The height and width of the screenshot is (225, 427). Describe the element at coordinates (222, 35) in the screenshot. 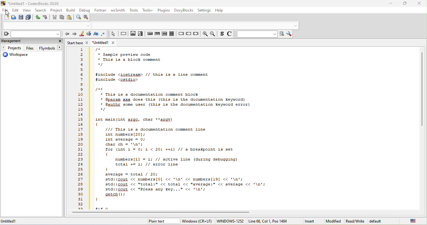

I see `toggle source` at that location.